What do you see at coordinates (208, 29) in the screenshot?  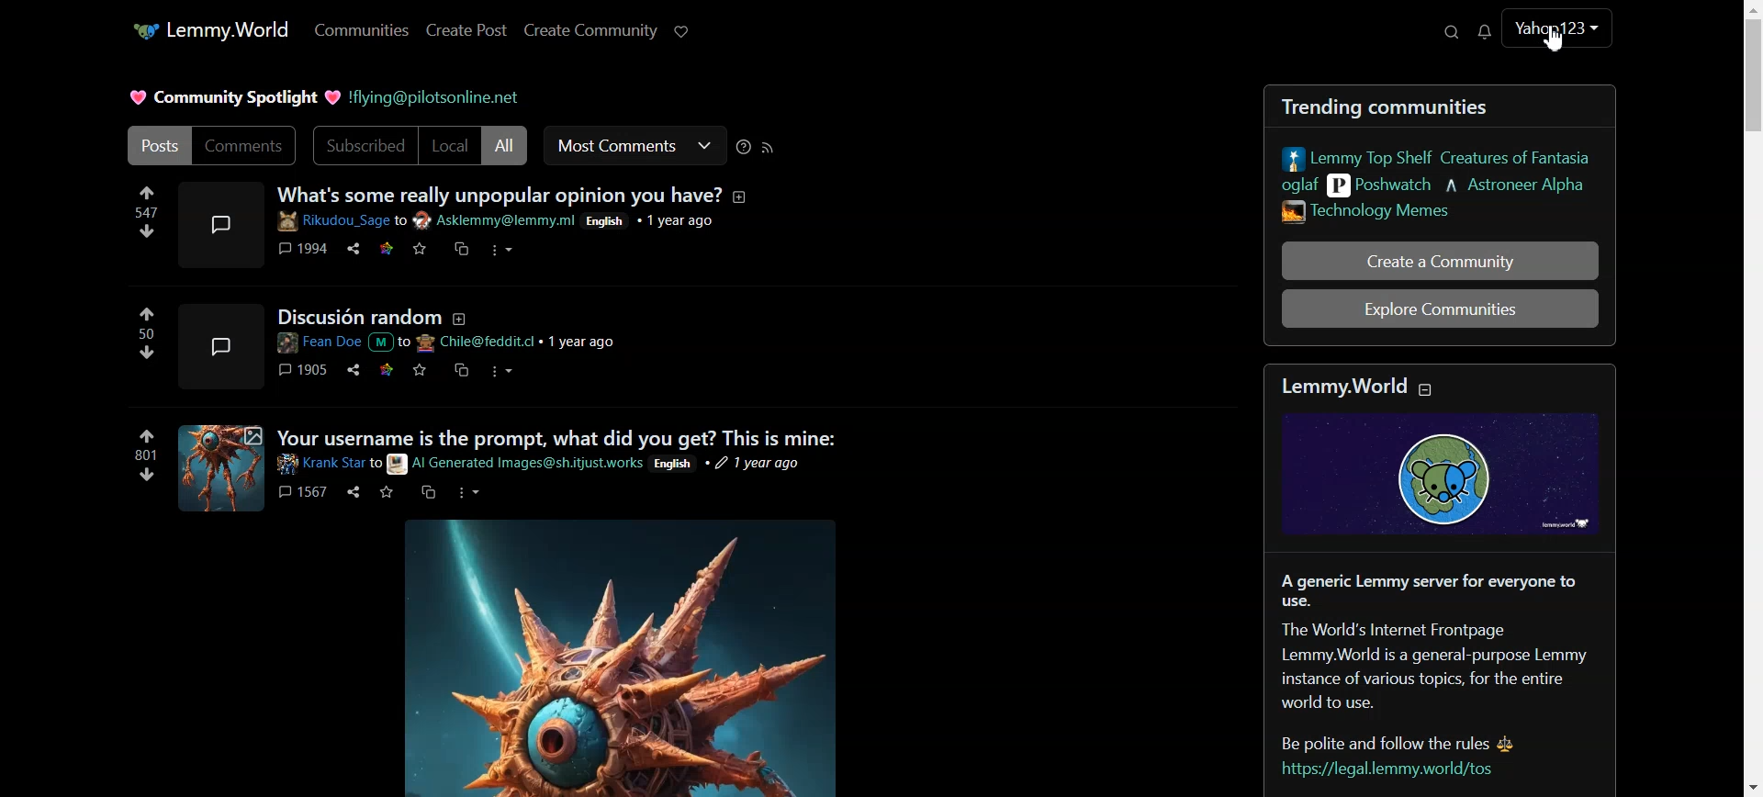 I see `Home Page` at bounding box center [208, 29].